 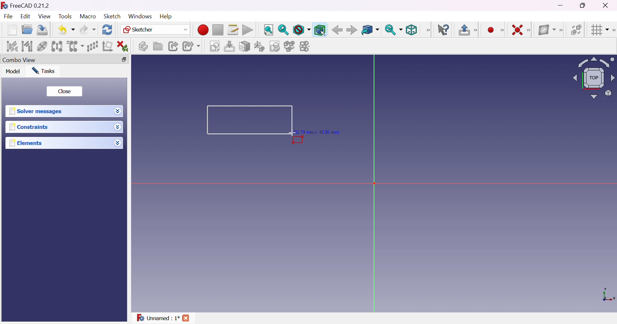 What do you see at coordinates (502, 29) in the screenshot?
I see `[Sketcher geometrics]` at bounding box center [502, 29].